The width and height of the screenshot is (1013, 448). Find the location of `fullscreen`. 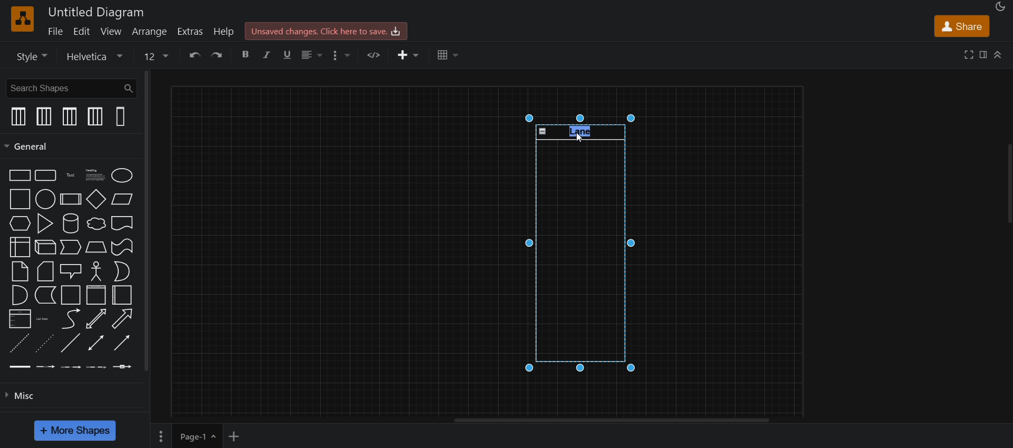

fullscreen is located at coordinates (970, 54).